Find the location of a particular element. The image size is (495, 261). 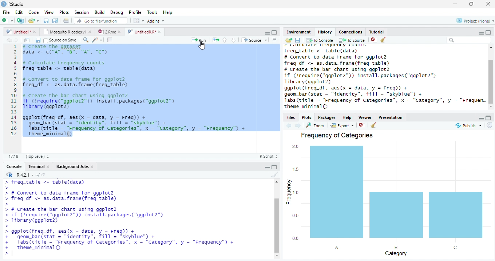

Connections is located at coordinates (350, 32).